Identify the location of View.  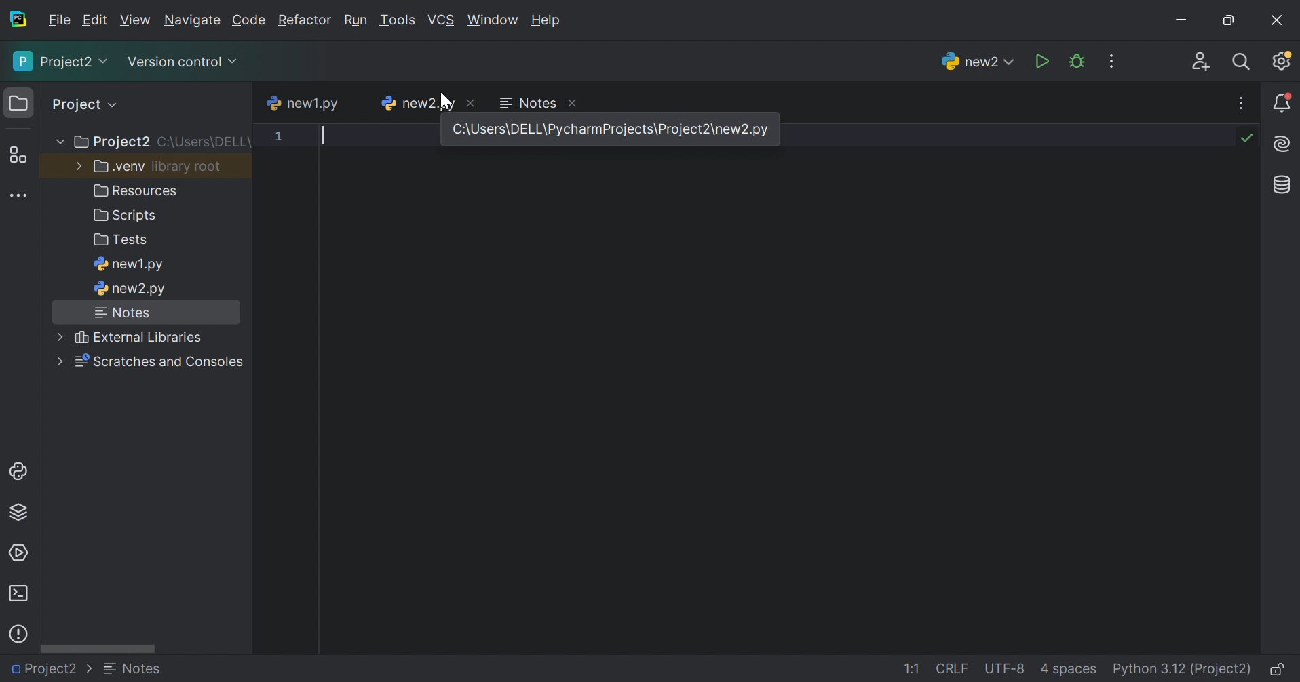
(135, 20).